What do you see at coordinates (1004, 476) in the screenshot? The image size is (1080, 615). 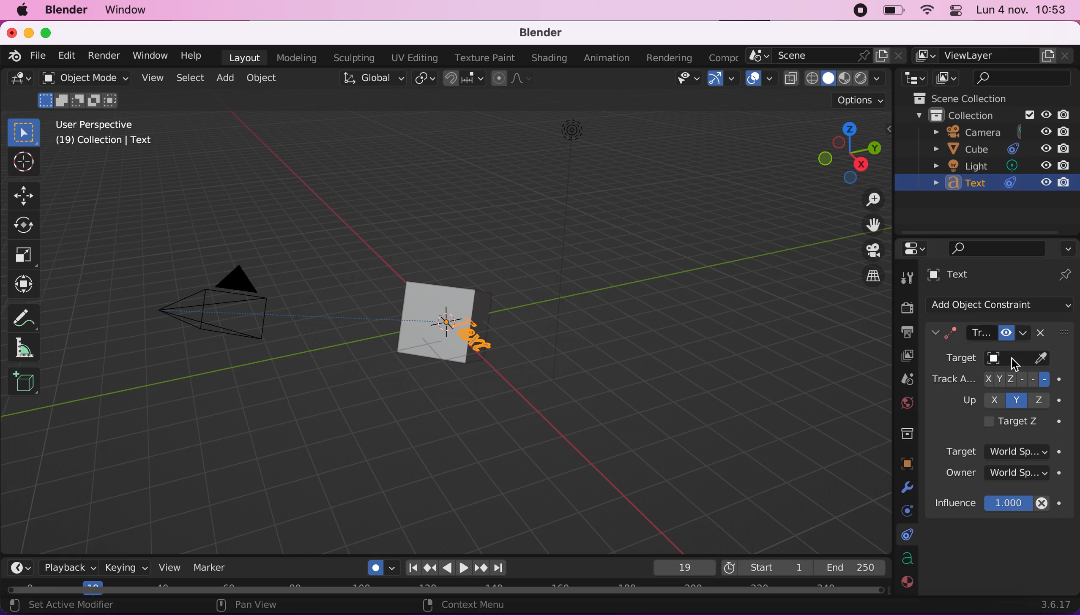 I see `owner` at bounding box center [1004, 476].